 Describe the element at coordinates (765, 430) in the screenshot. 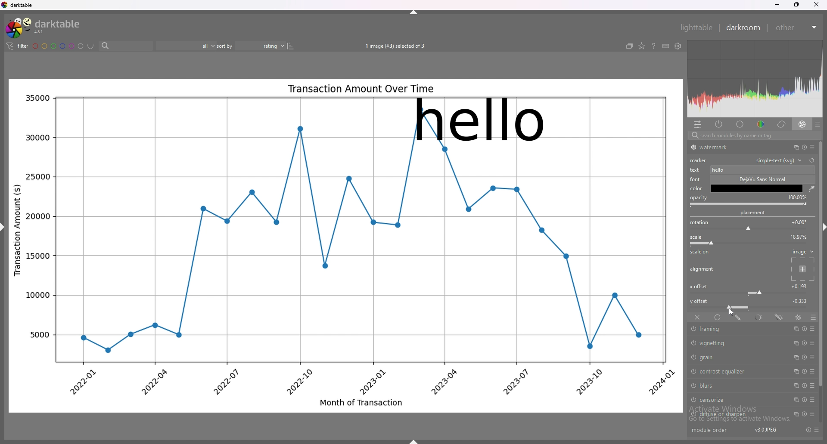

I see `version` at that location.